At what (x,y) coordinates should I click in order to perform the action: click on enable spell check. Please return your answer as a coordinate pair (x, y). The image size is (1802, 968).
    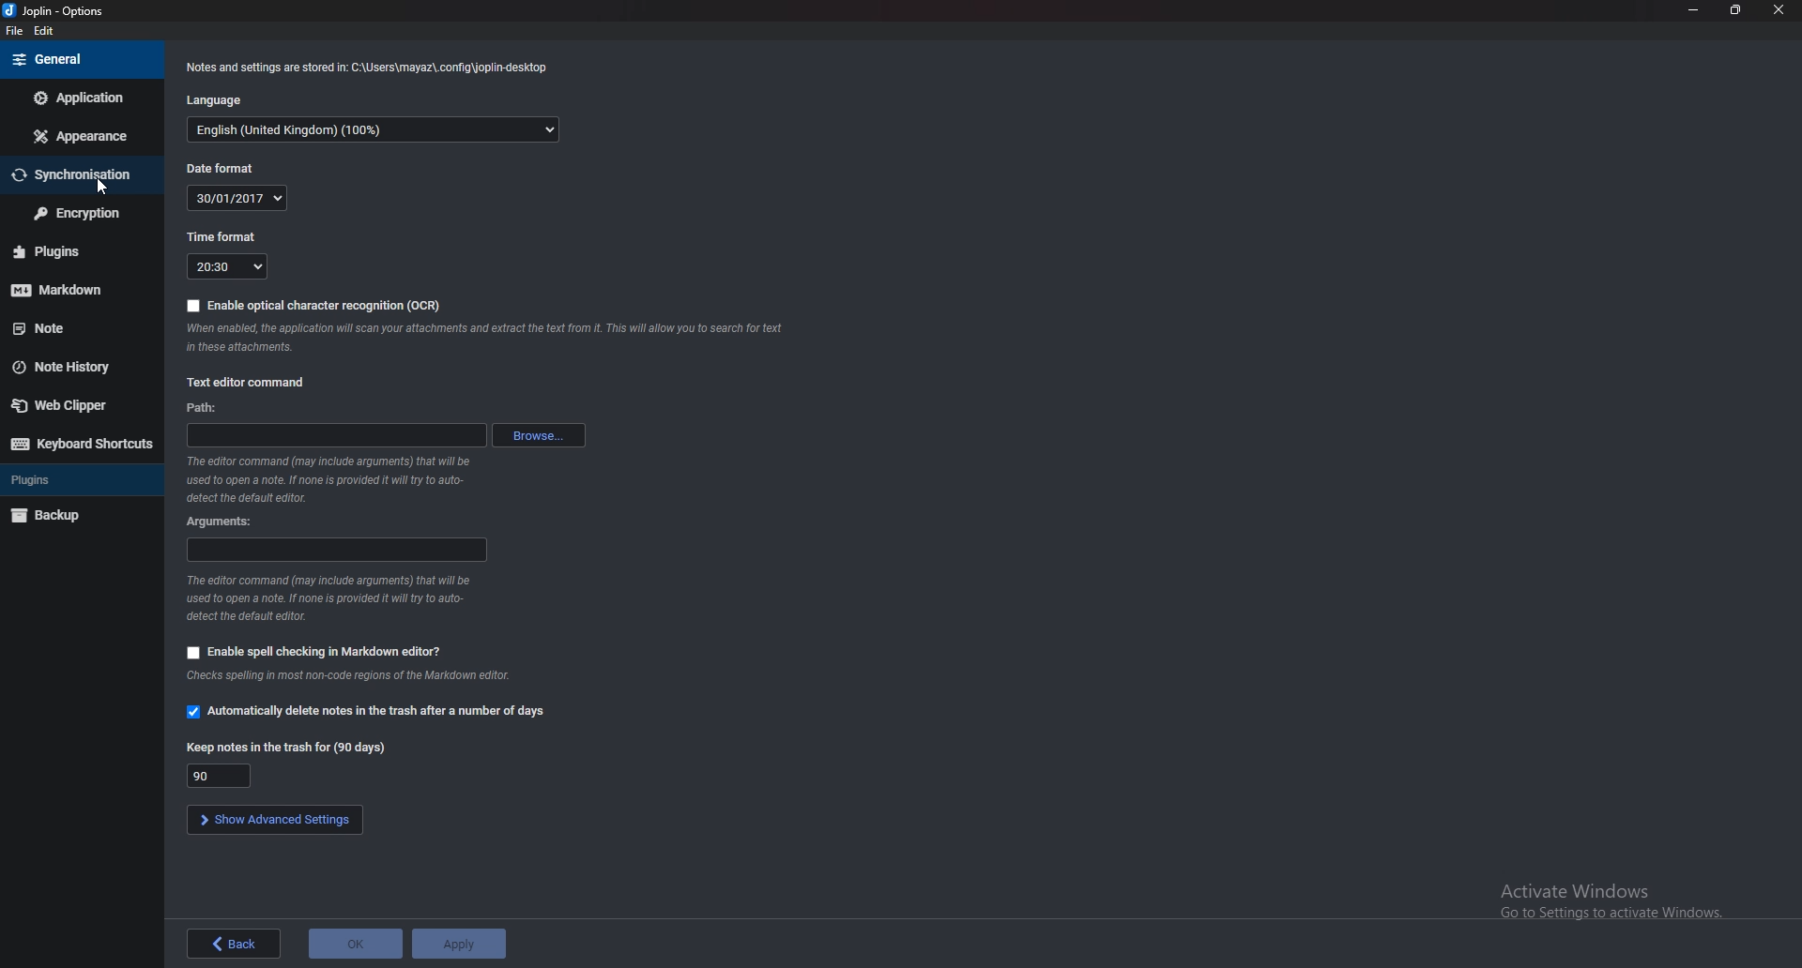
    Looking at the image, I should click on (308, 650).